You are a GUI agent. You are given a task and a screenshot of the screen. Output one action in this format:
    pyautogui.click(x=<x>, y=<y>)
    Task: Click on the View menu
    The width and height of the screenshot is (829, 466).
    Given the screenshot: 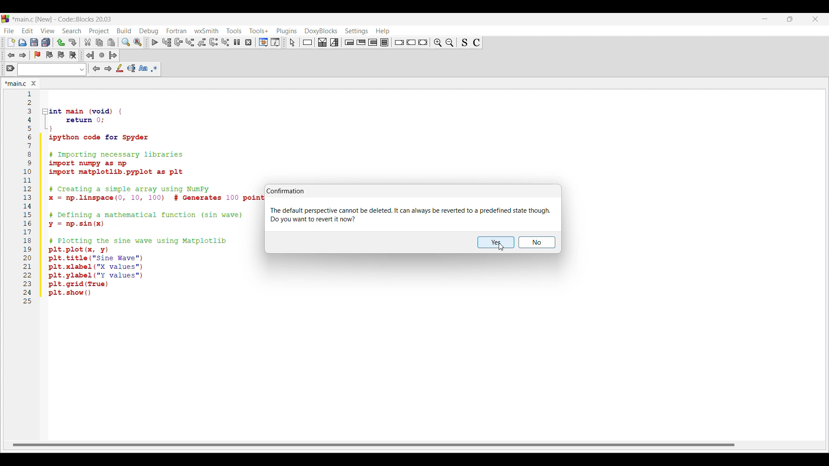 What is the action you would take?
    pyautogui.click(x=48, y=31)
    